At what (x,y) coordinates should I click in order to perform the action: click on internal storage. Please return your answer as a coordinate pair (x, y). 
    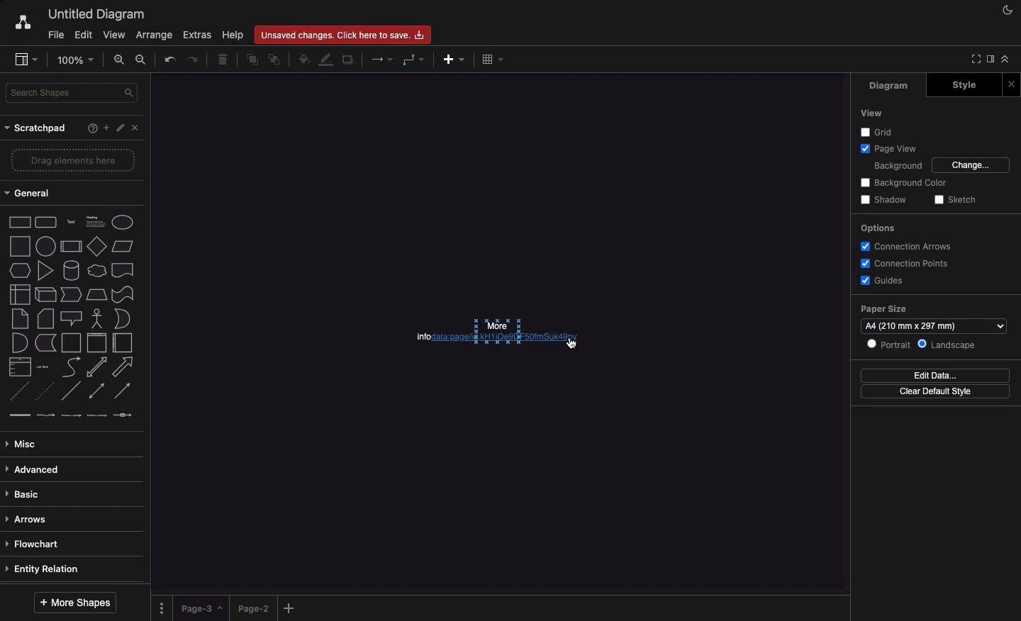
    Looking at the image, I should click on (21, 294).